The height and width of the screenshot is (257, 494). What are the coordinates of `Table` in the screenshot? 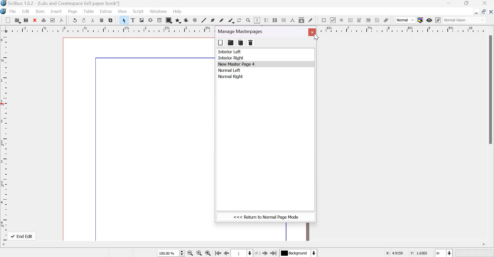 It's located at (89, 11).